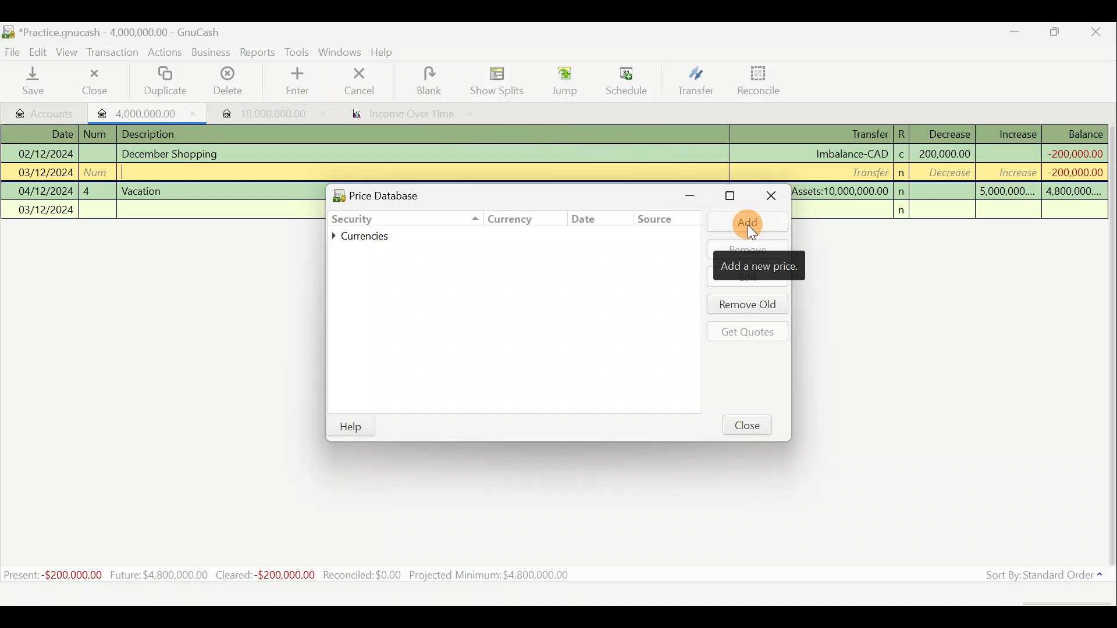  What do you see at coordinates (411, 115) in the screenshot?
I see `income over time` at bounding box center [411, 115].